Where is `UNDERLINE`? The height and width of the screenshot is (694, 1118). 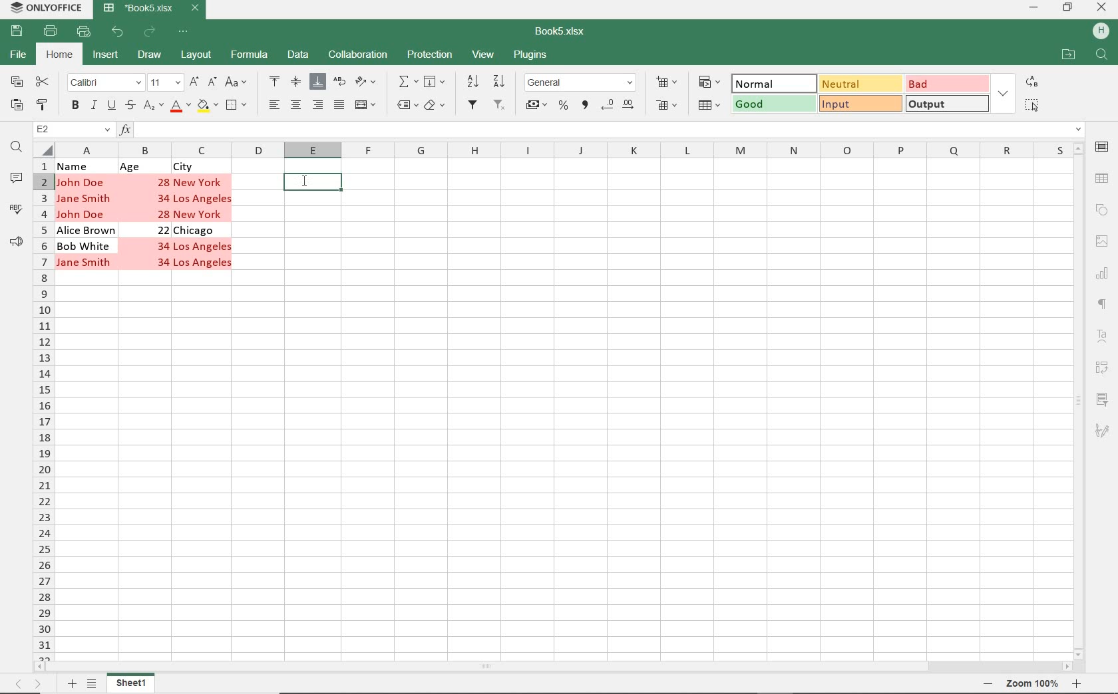 UNDERLINE is located at coordinates (111, 106).